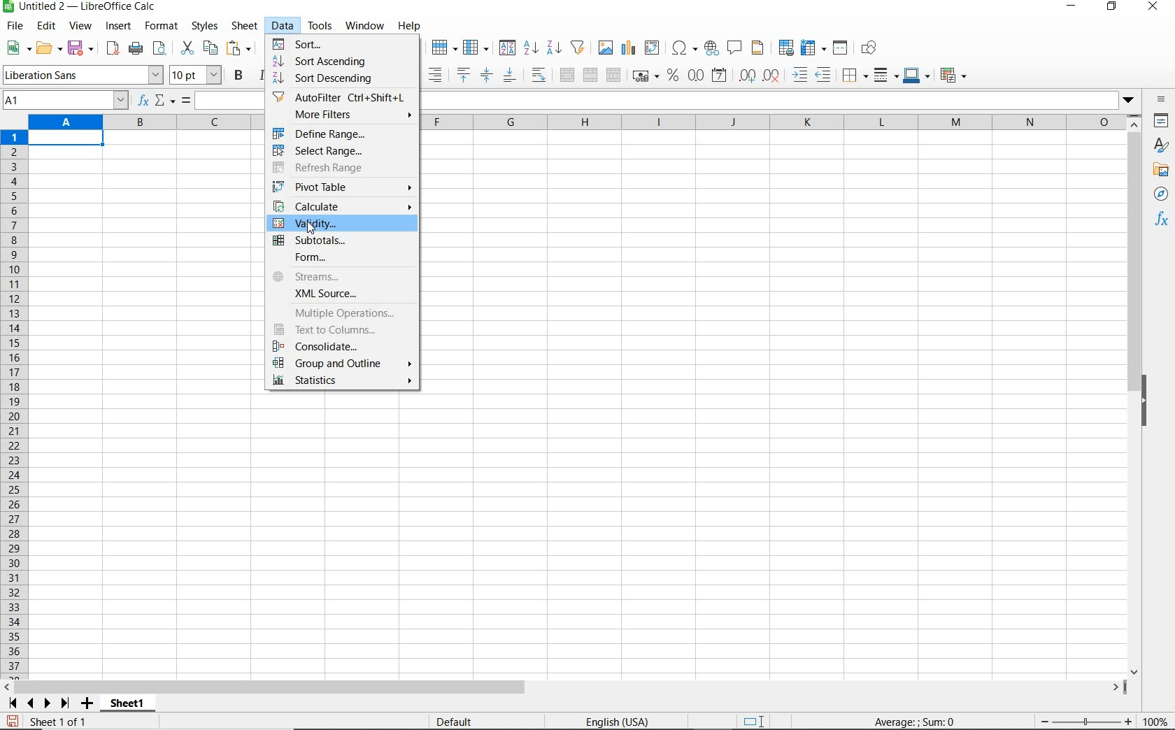  I want to click on toggle print preview, so click(162, 50).